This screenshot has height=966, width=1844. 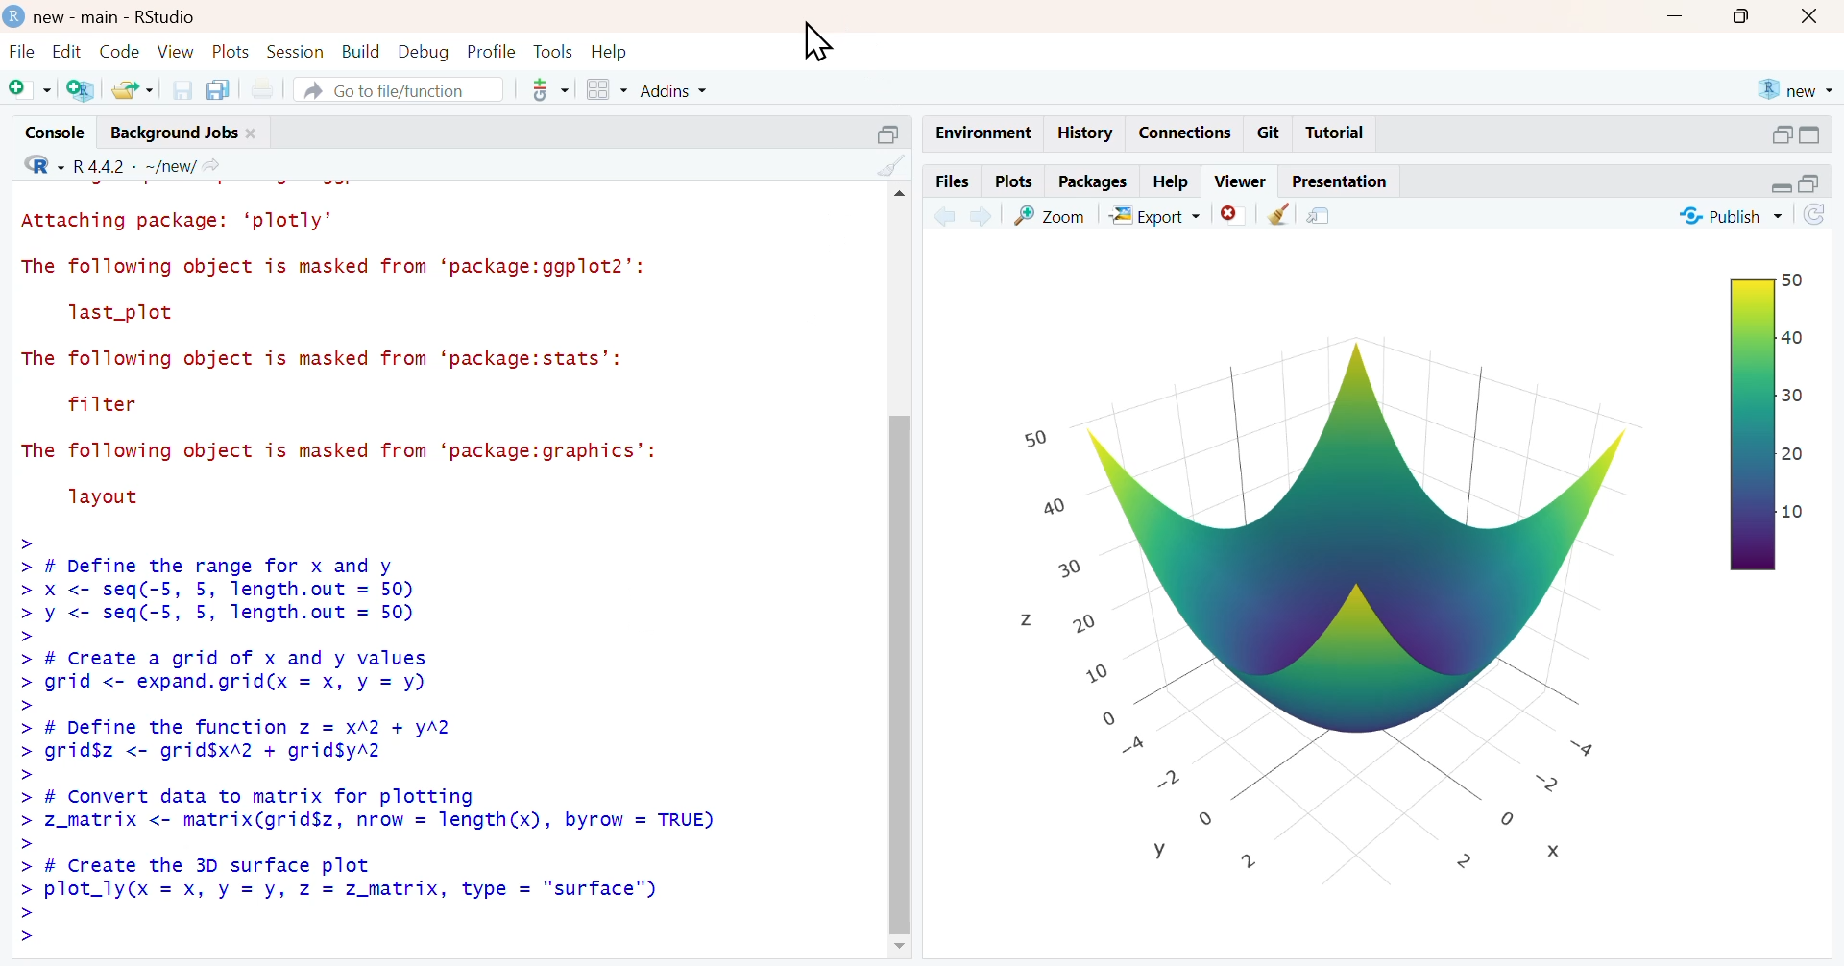 I want to click on clear all plots, so click(x=1281, y=215).